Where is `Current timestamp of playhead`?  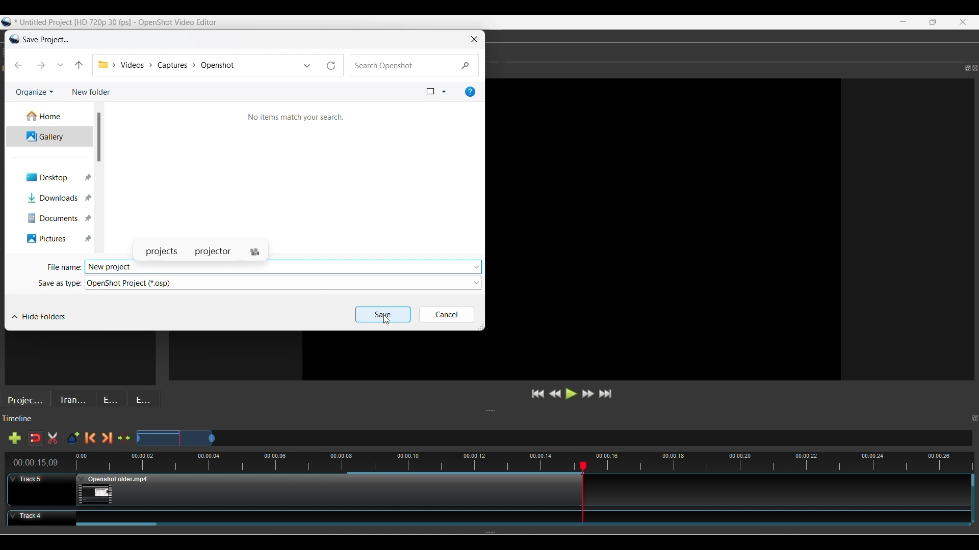
Current timestamp of playhead is located at coordinates (36, 462).